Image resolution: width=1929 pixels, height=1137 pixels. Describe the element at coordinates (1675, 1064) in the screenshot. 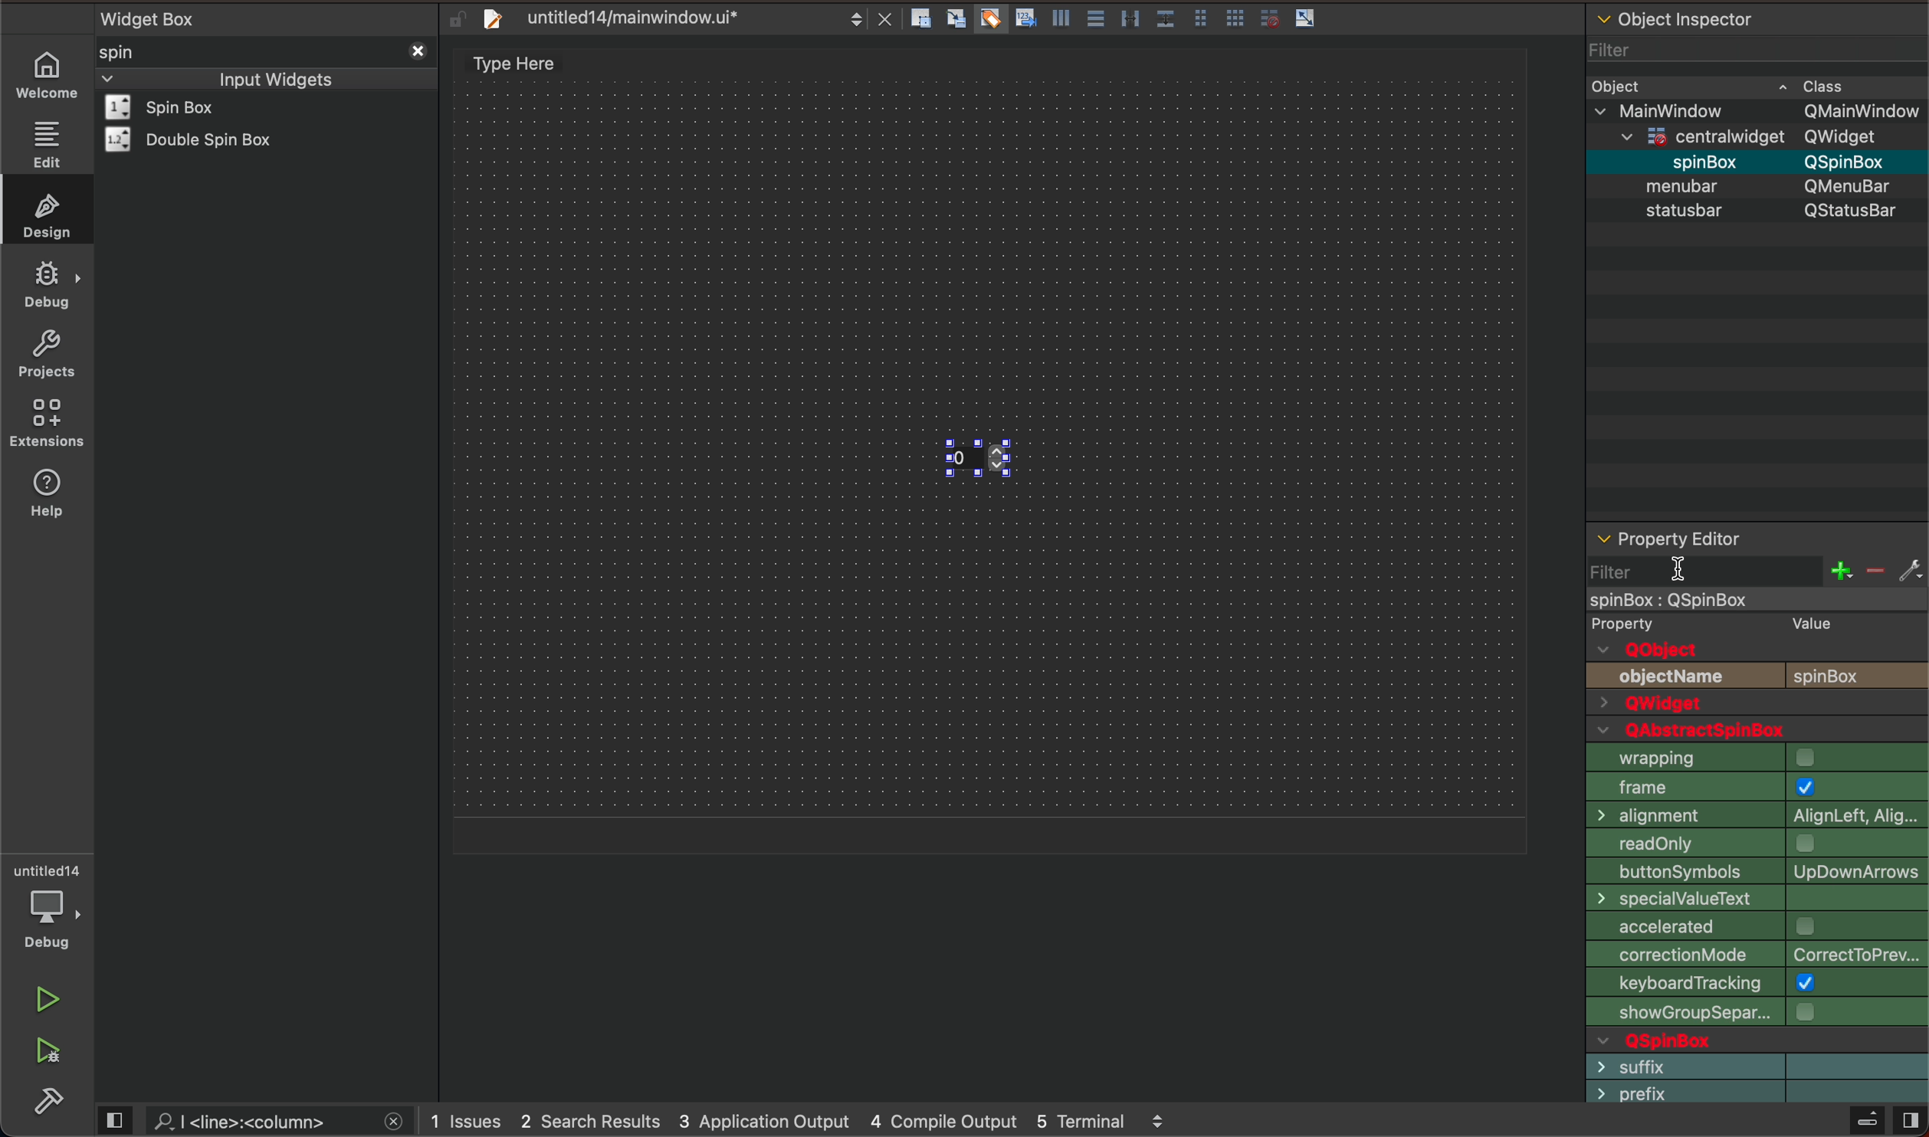

I see `text` at that location.